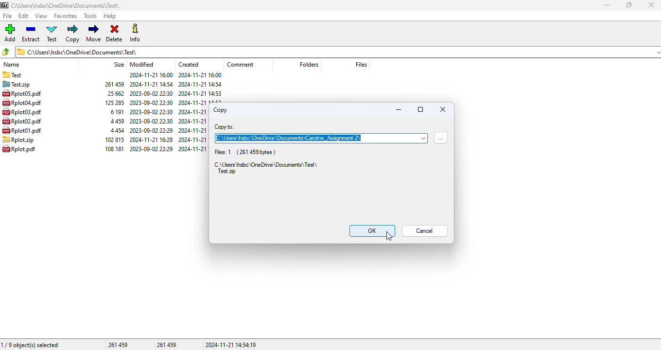  I want to click on add, so click(10, 33).